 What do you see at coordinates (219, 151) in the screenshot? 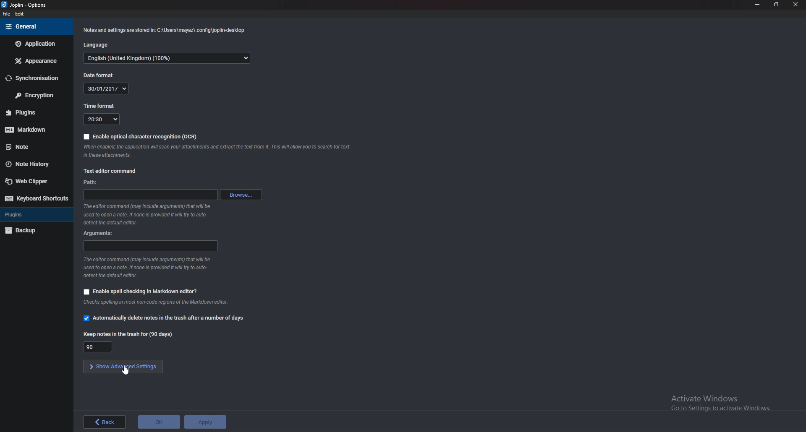
I see `Info` at bounding box center [219, 151].